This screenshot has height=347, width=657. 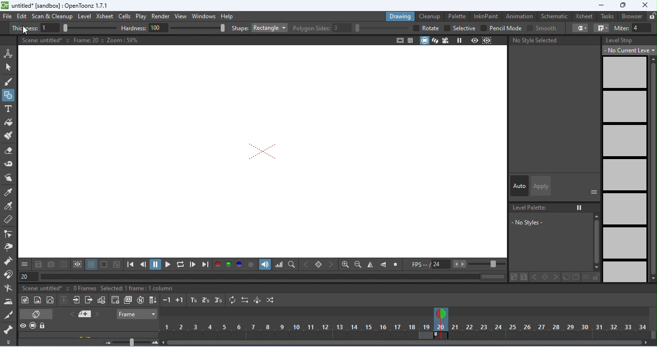 I want to click on schematic, so click(x=554, y=17).